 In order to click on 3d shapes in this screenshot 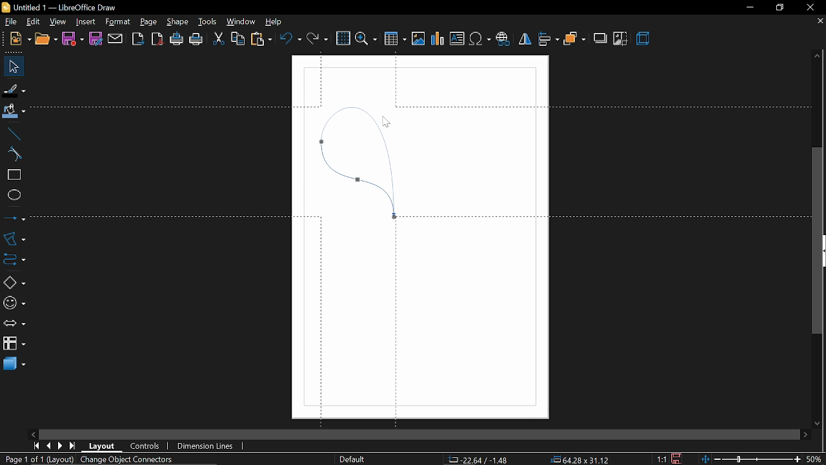, I will do `click(14, 366)`.